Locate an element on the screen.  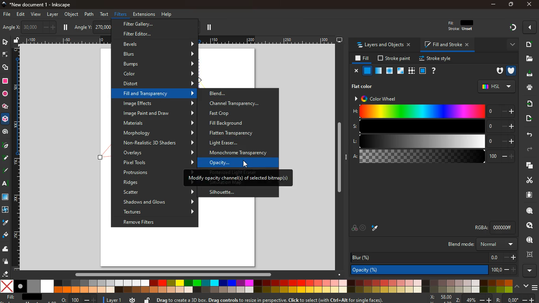
wave is located at coordinates (6, 250).